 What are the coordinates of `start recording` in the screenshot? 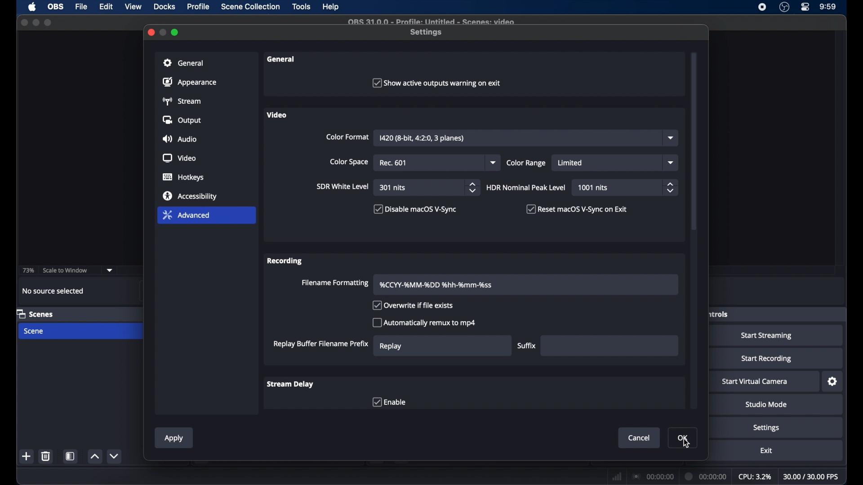 It's located at (767, 359).